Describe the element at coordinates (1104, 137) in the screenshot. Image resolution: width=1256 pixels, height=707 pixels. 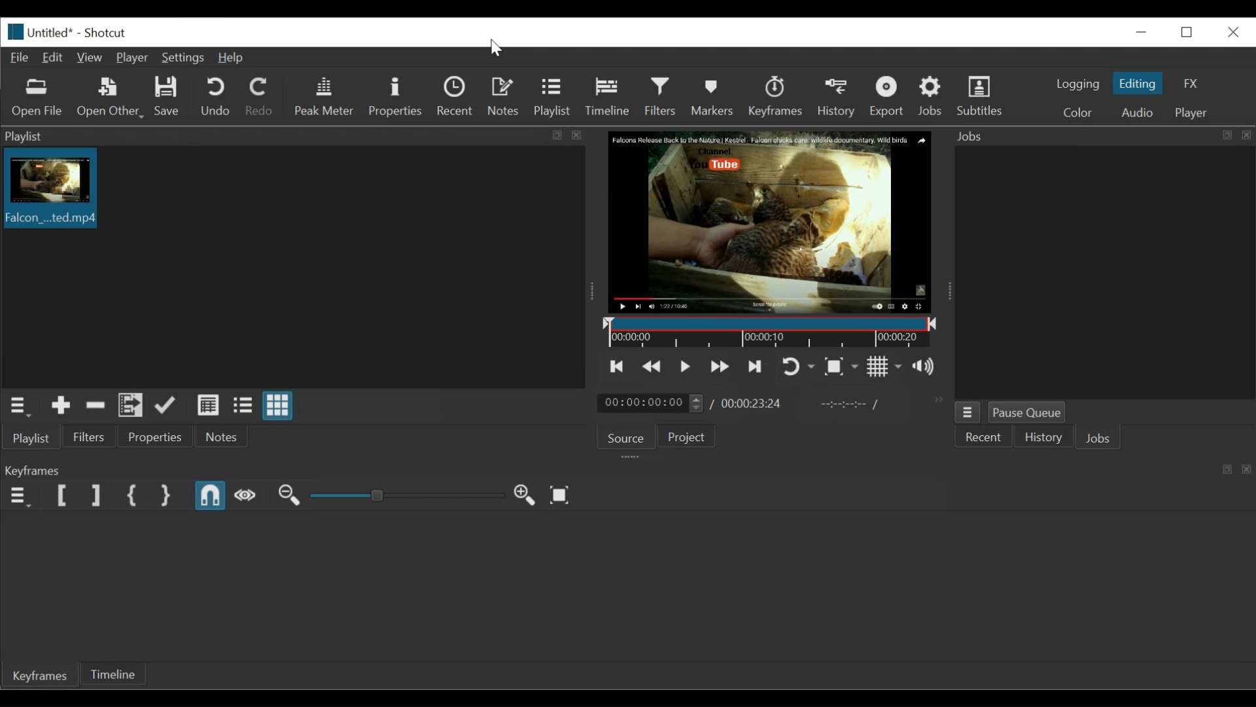
I see `Jobs Panel` at that location.